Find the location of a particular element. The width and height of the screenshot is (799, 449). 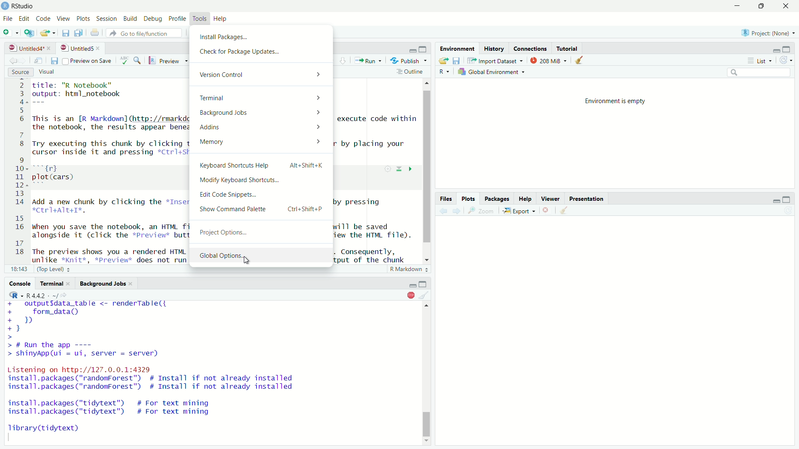

Show Command Palette Ctrl+Shift+P is located at coordinates (261, 209).